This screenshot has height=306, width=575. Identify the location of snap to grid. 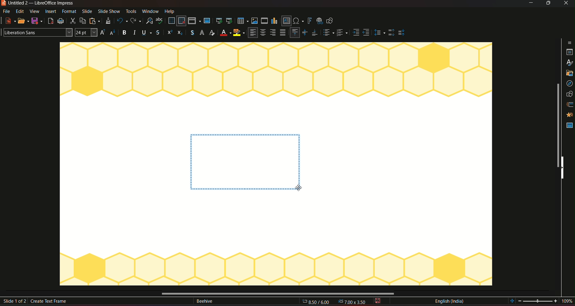
(182, 21).